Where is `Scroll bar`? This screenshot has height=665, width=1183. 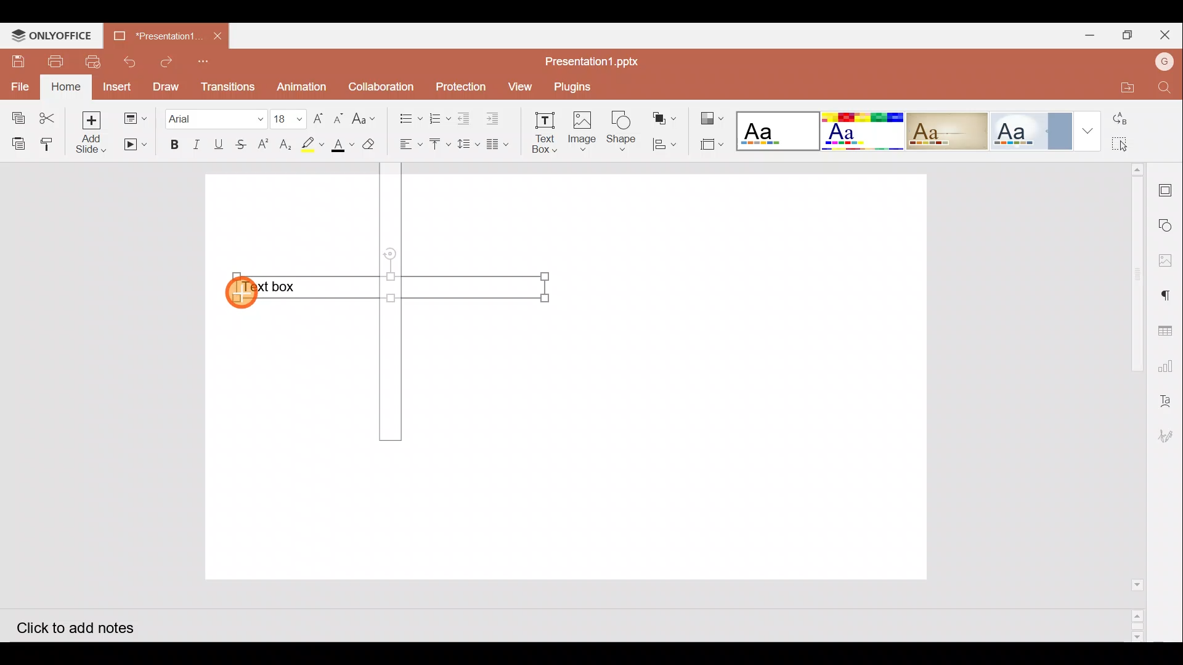
Scroll bar is located at coordinates (1132, 402).